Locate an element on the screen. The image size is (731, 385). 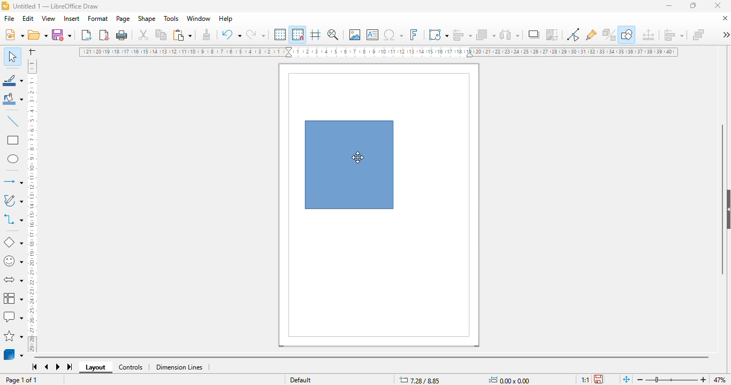
print is located at coordinates (121, 35).